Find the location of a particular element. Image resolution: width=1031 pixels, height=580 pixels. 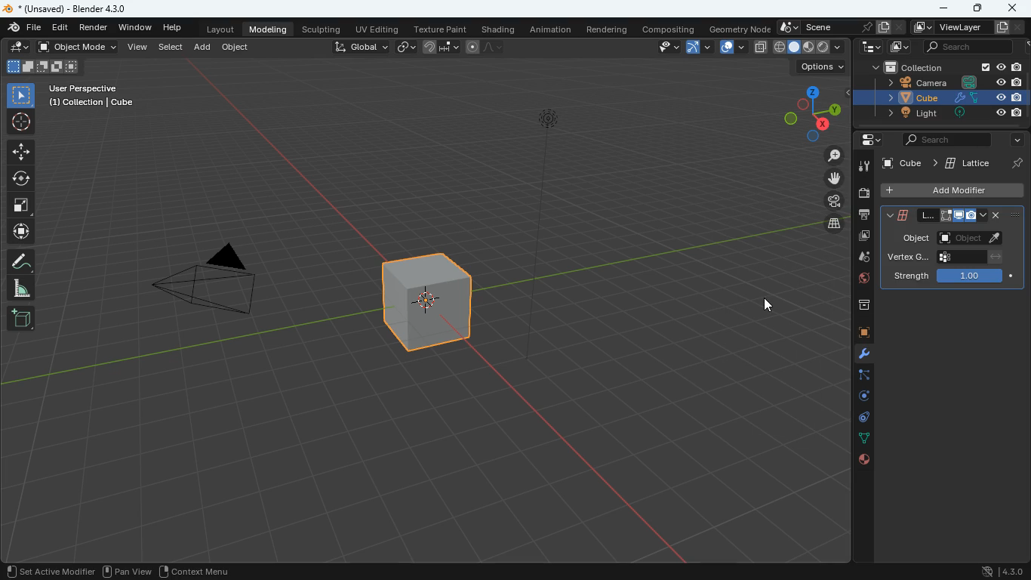

control is located at coordinates (860, 419).